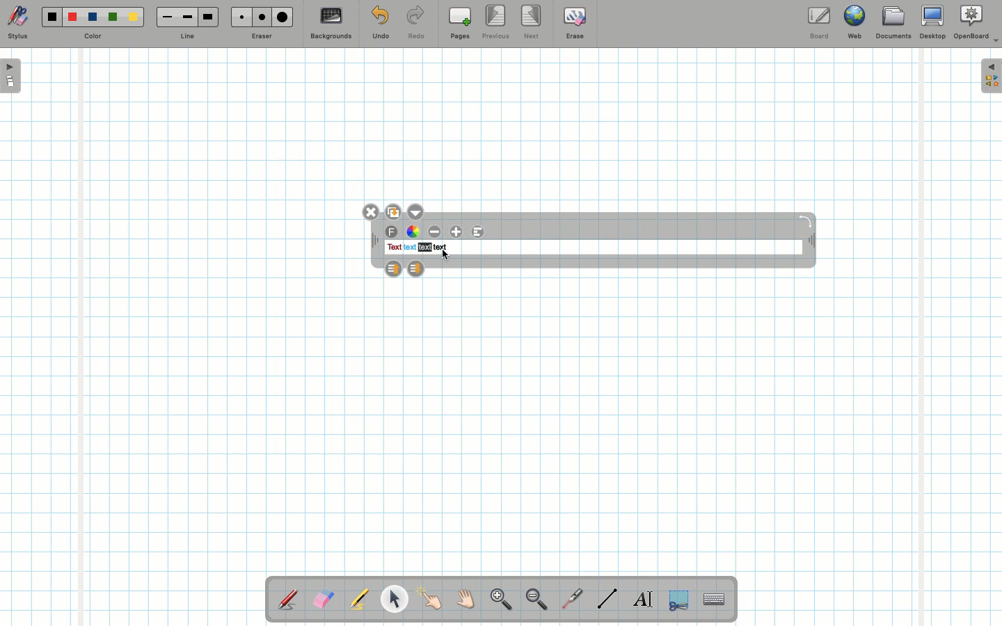 This screenshot has width=1002, height=626. I want to click on Web, so click(854, 25).